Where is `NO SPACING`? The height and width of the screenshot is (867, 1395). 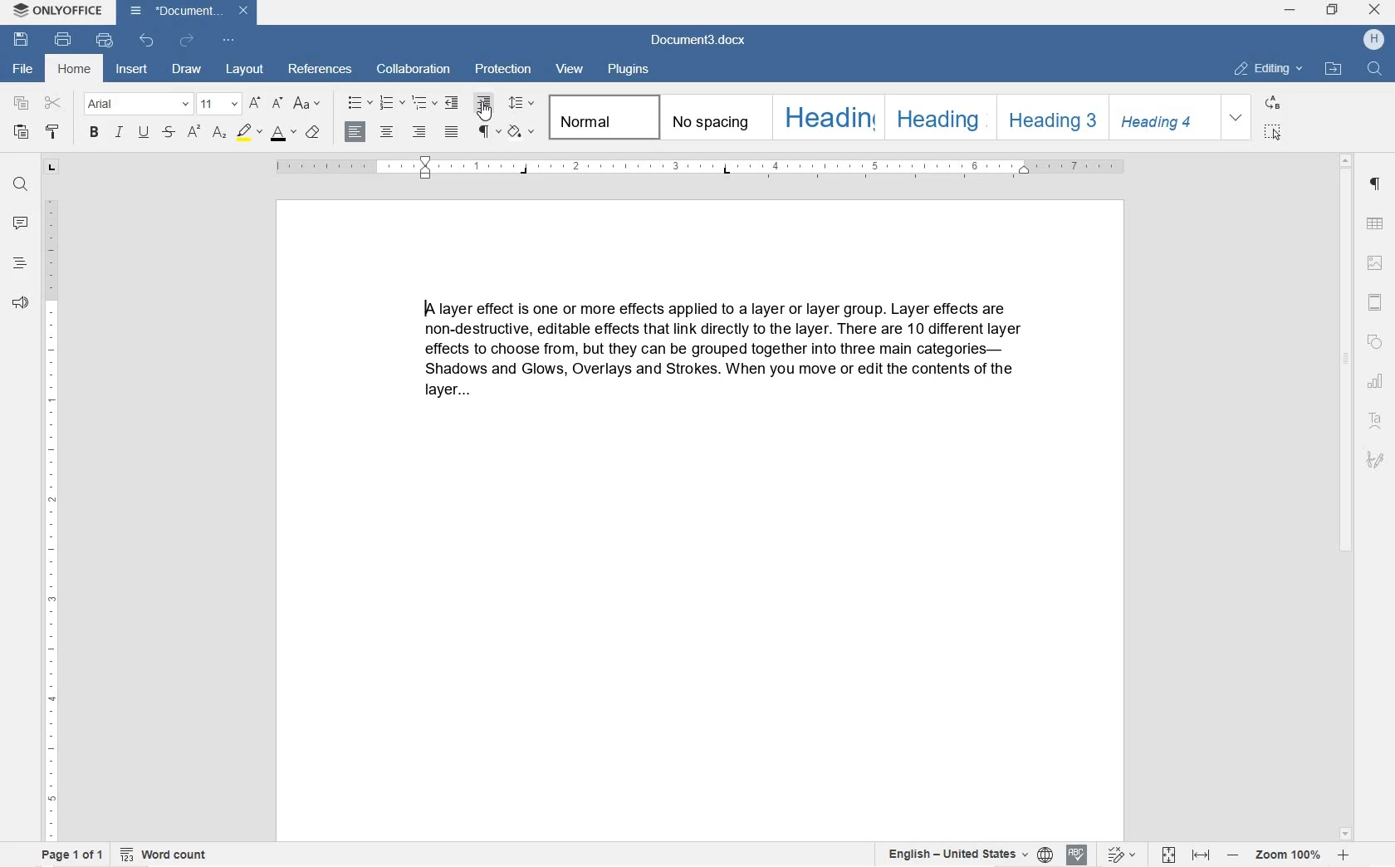
NO SPACING is located at coordinates (712, 119).